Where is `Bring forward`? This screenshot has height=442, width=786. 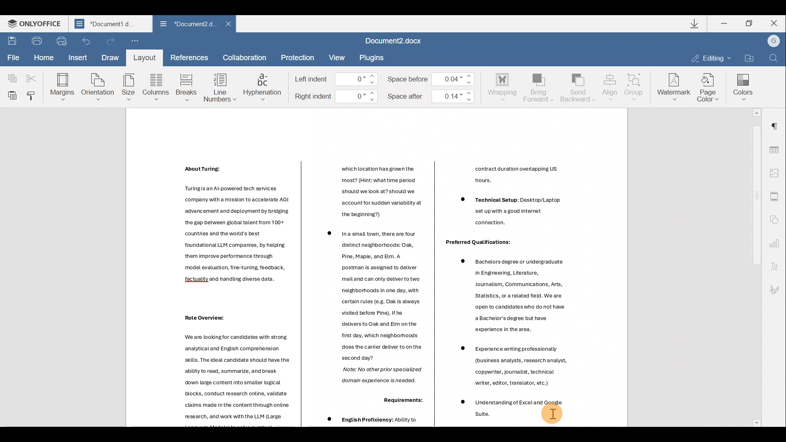 Bring forward is located at coordinates (539, 86).